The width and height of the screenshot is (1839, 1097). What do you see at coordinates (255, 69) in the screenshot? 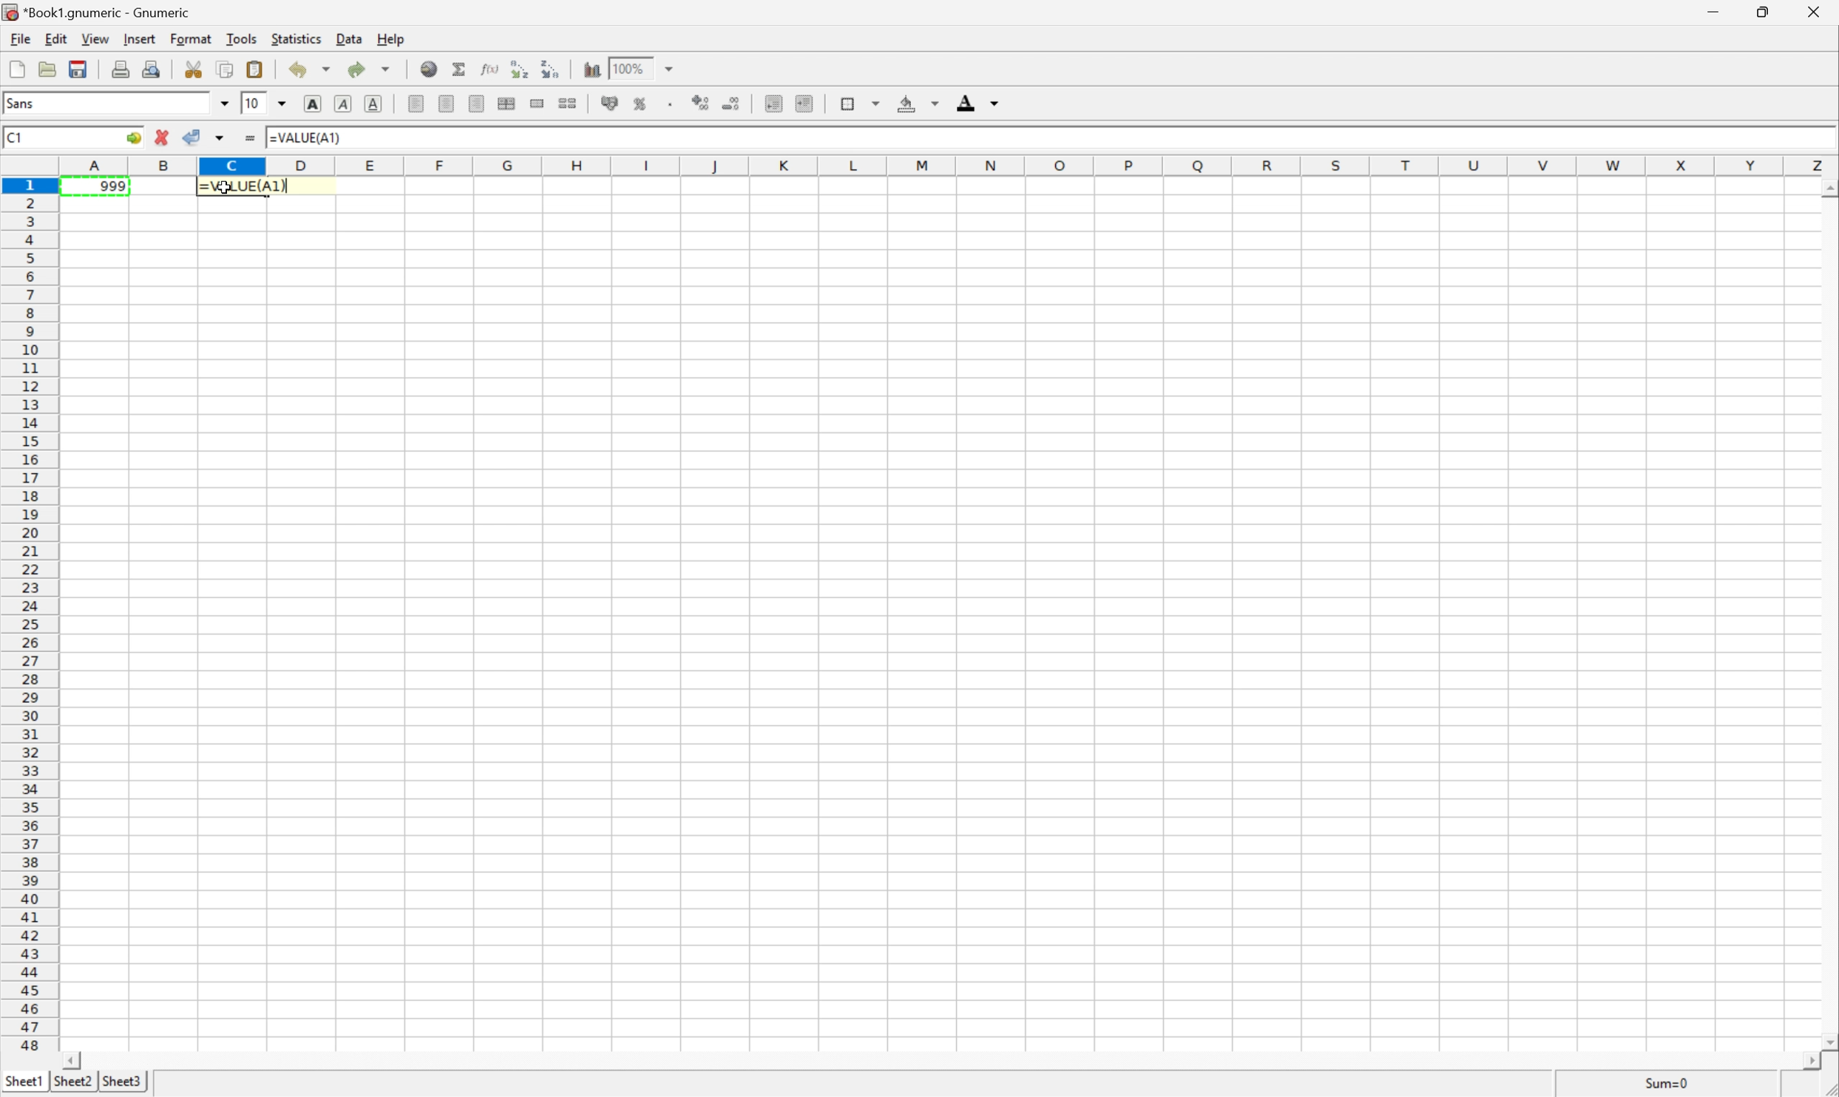
I see `paste` at bounding box center [255, 69].